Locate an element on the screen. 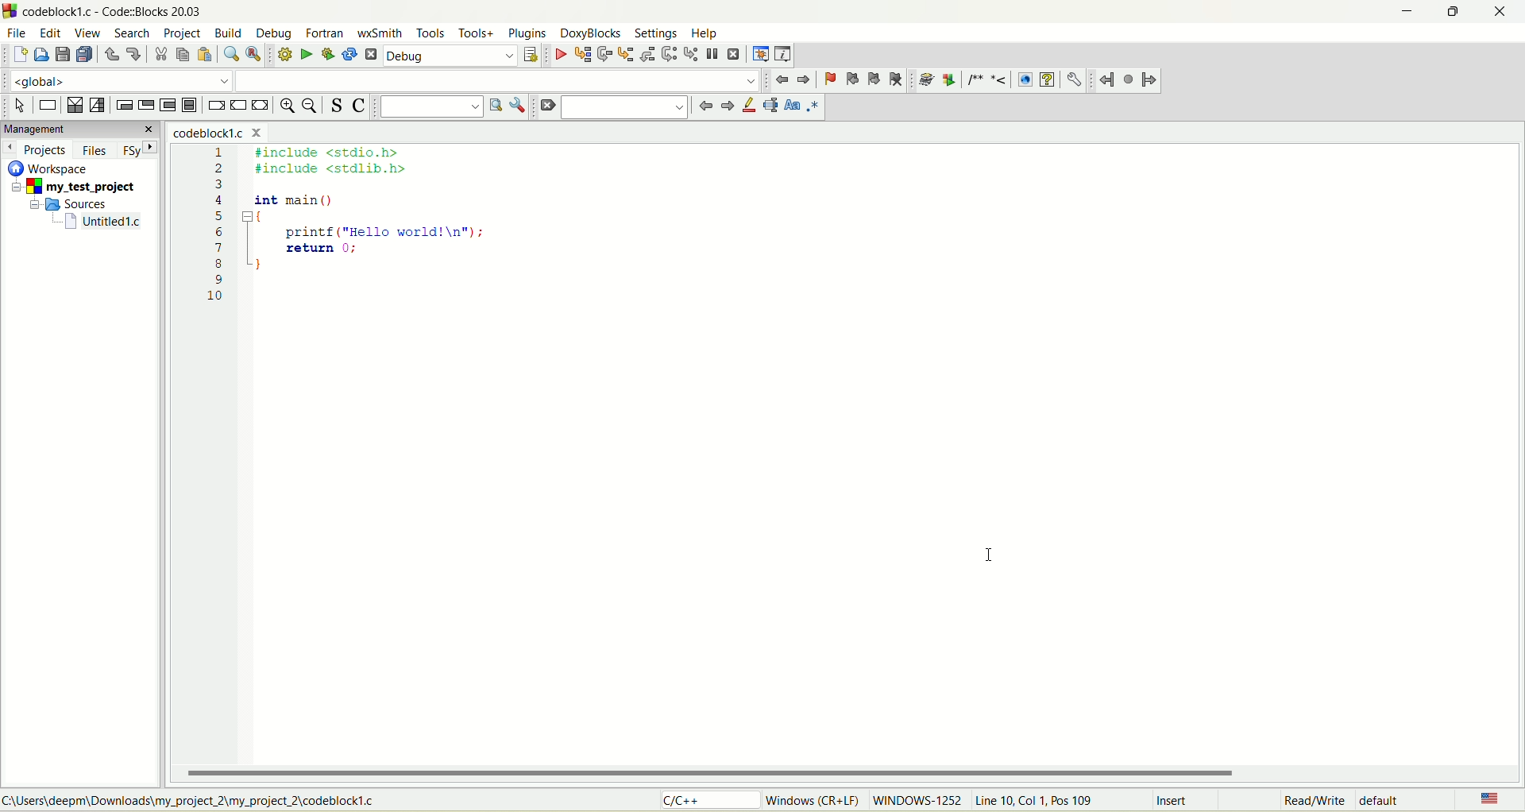 This screenshot has height=812, width=1525. highlight is located at coordinates (747, 106).